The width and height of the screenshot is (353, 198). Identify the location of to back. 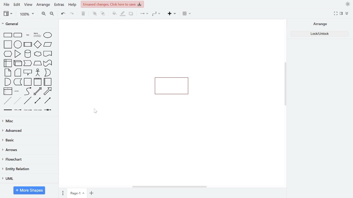
(103, 14).